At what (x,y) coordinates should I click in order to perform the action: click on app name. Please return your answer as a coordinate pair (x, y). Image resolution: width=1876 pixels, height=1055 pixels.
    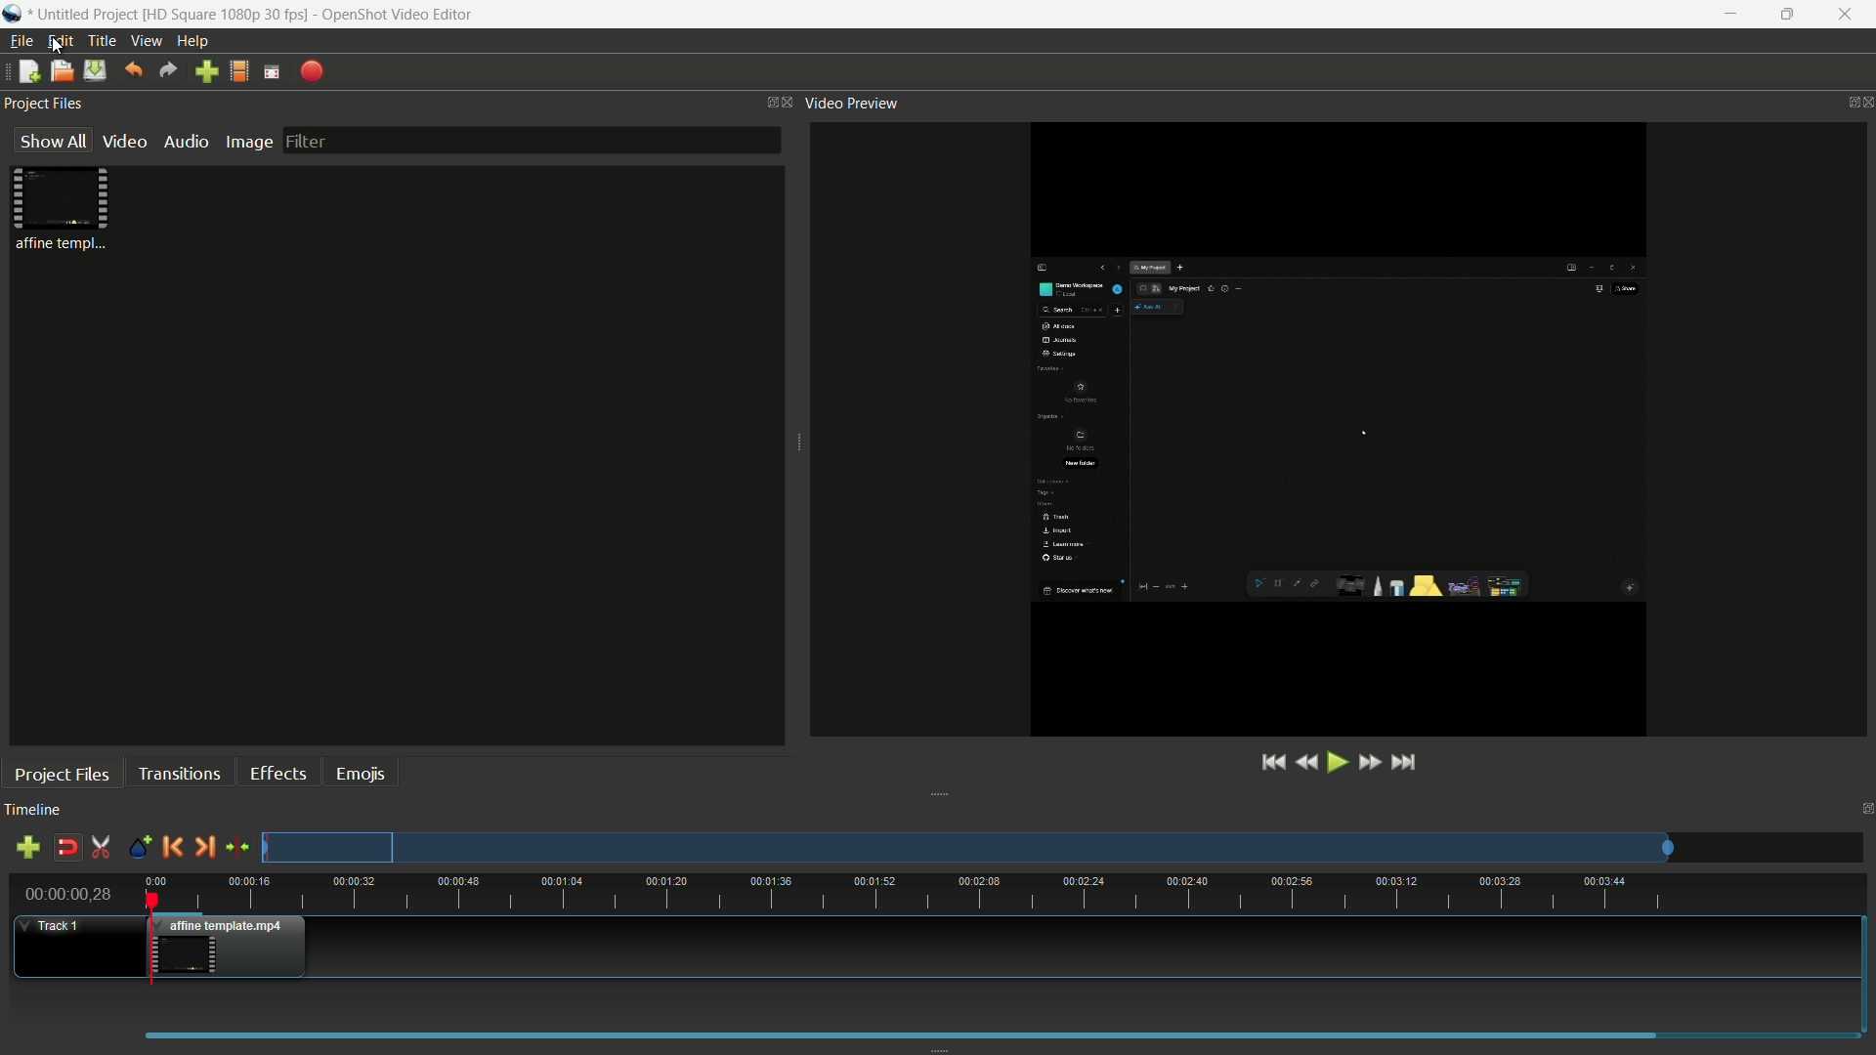
    Looking at the image, I should click on (397, 14).